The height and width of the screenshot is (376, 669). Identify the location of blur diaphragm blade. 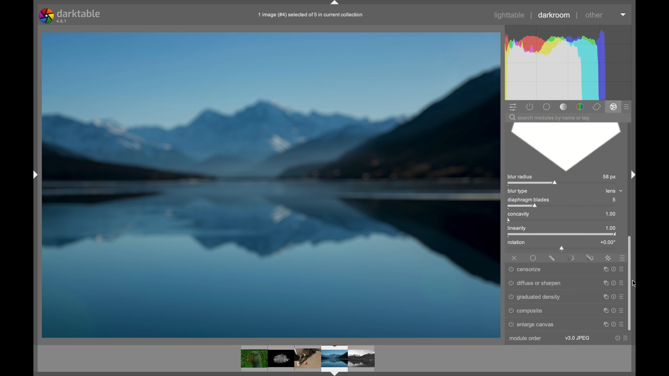
(564, 147).